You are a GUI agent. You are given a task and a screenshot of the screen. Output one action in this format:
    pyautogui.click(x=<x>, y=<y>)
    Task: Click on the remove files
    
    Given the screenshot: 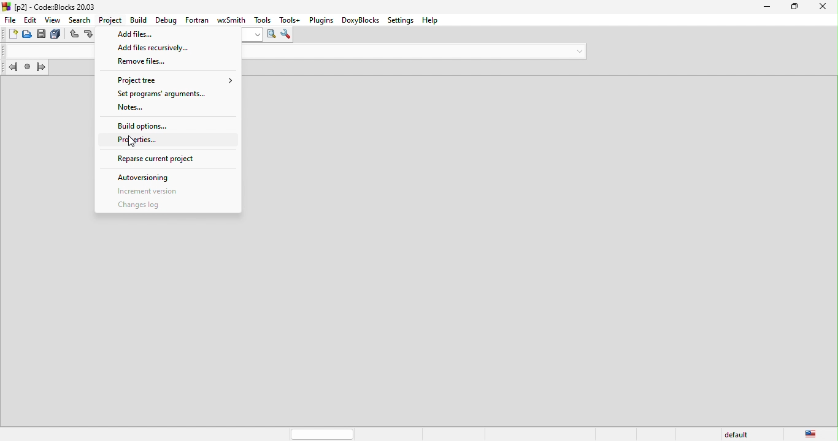 What is the action you would take?
    pyautogui.click(x=168, y=61)
    